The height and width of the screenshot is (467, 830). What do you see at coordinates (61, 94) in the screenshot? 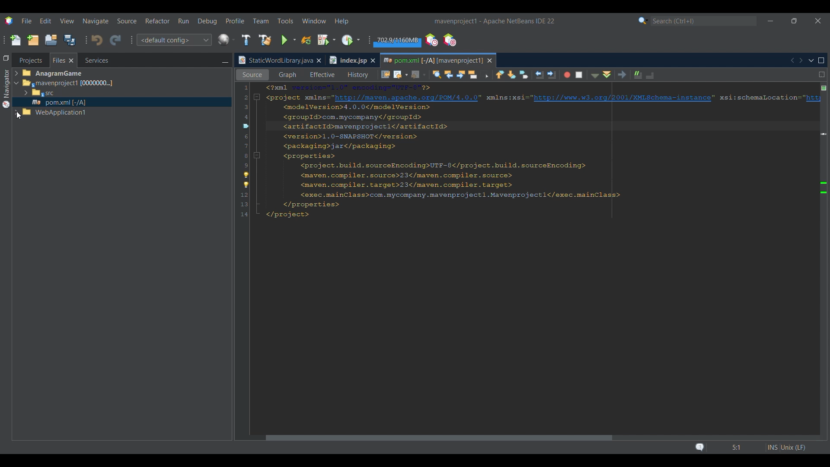
I see `Options under Files tab` at bounding box center [61, 94].